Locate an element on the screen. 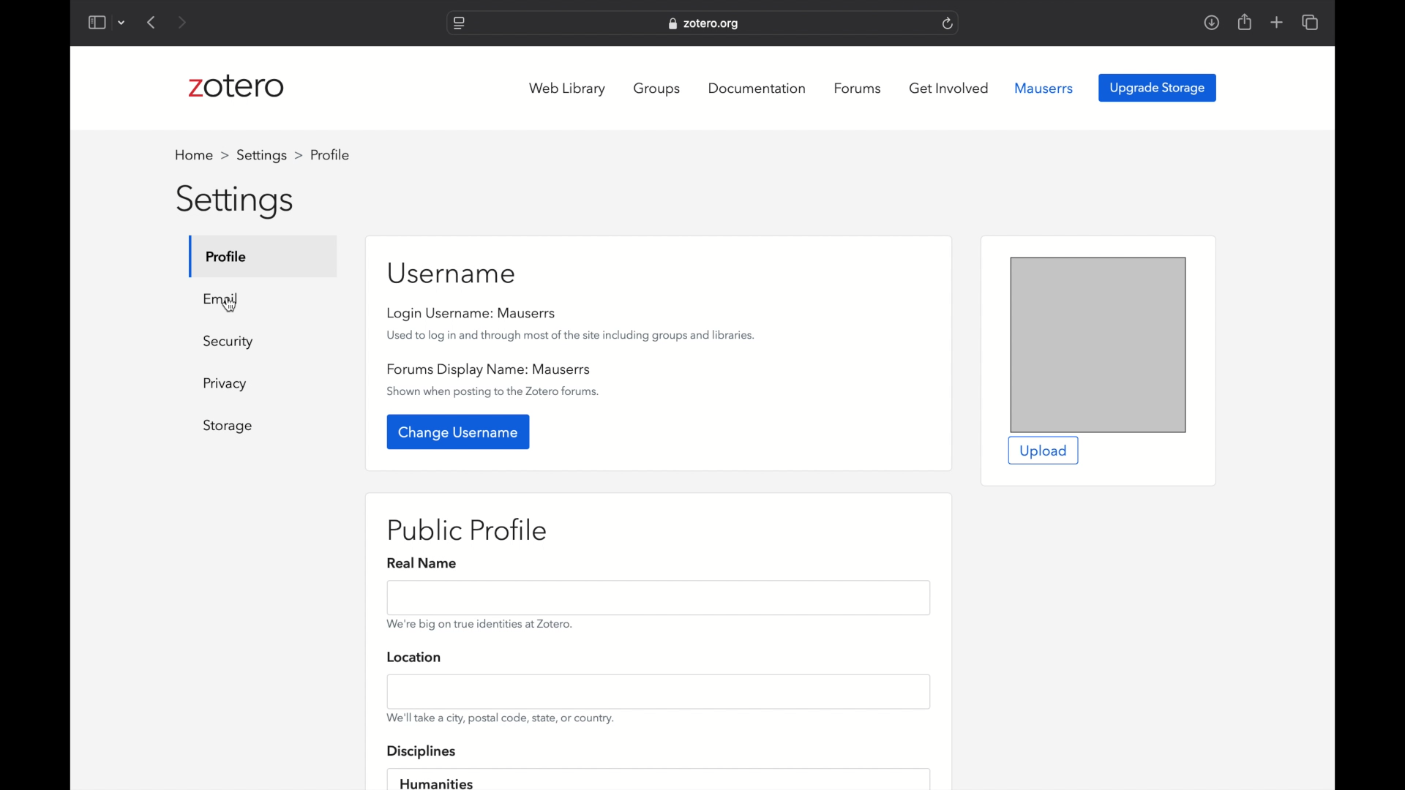 Image resolution: width=1405 pixels, height=790 pixels. downloads is located at coordinates (1211, 23).